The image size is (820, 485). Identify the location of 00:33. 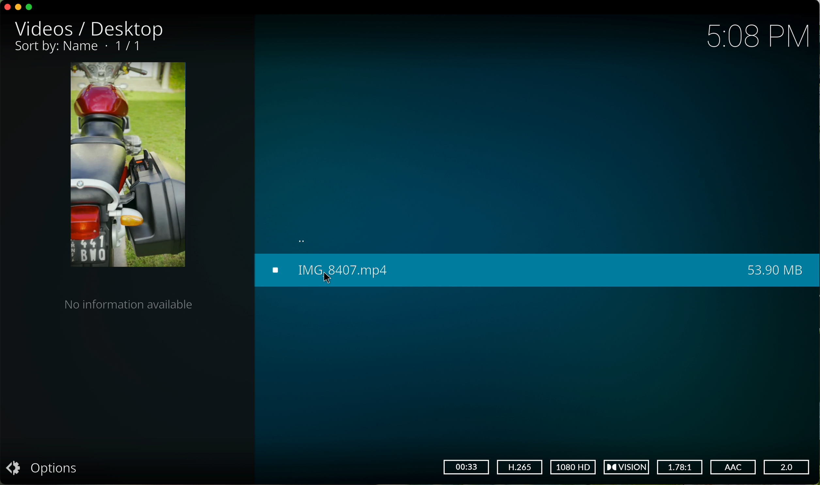
(466, 467).